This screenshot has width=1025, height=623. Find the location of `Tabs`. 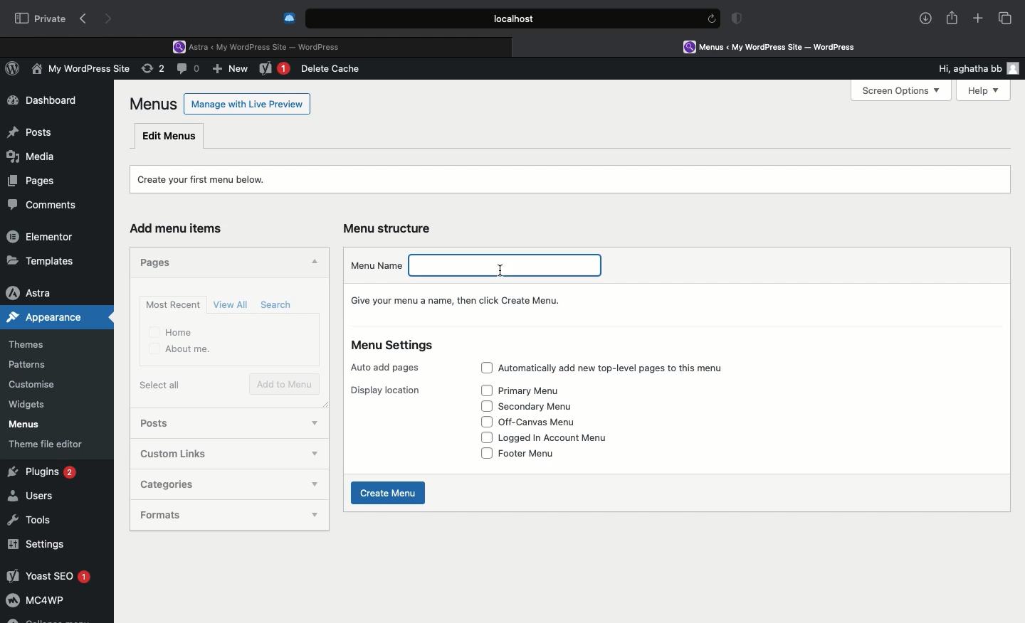

Tabs is located at coordinates (1006, 18).